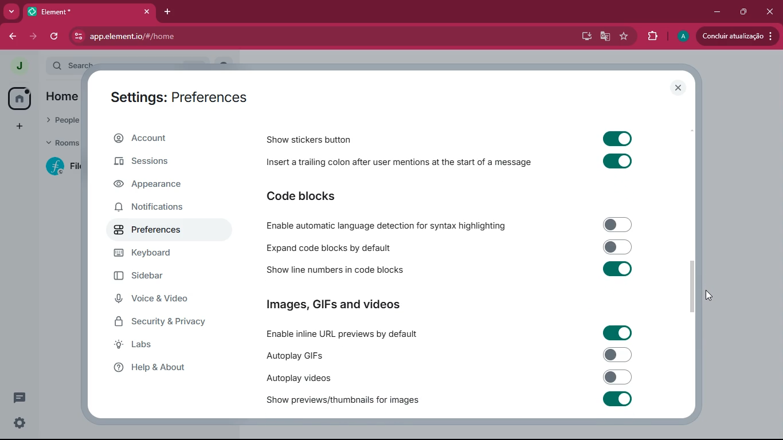  Describe the element at coordinates (618, 246) in the screenshot. I see `` at that location.